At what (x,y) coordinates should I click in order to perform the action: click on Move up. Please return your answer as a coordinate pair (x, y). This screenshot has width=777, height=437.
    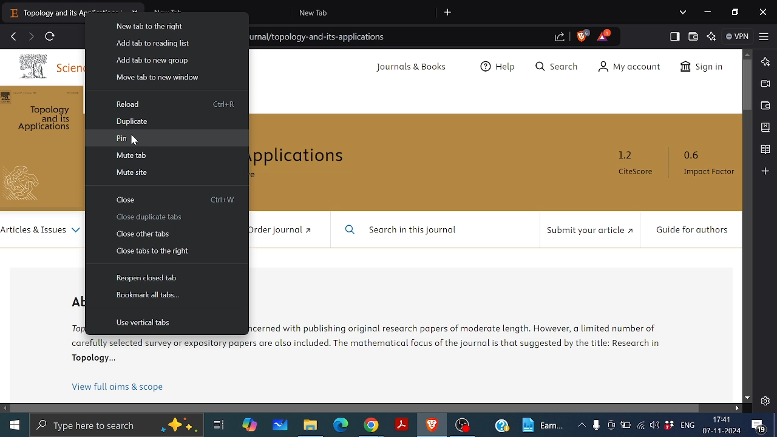
    Looking at the image, I should click on (749, 53).